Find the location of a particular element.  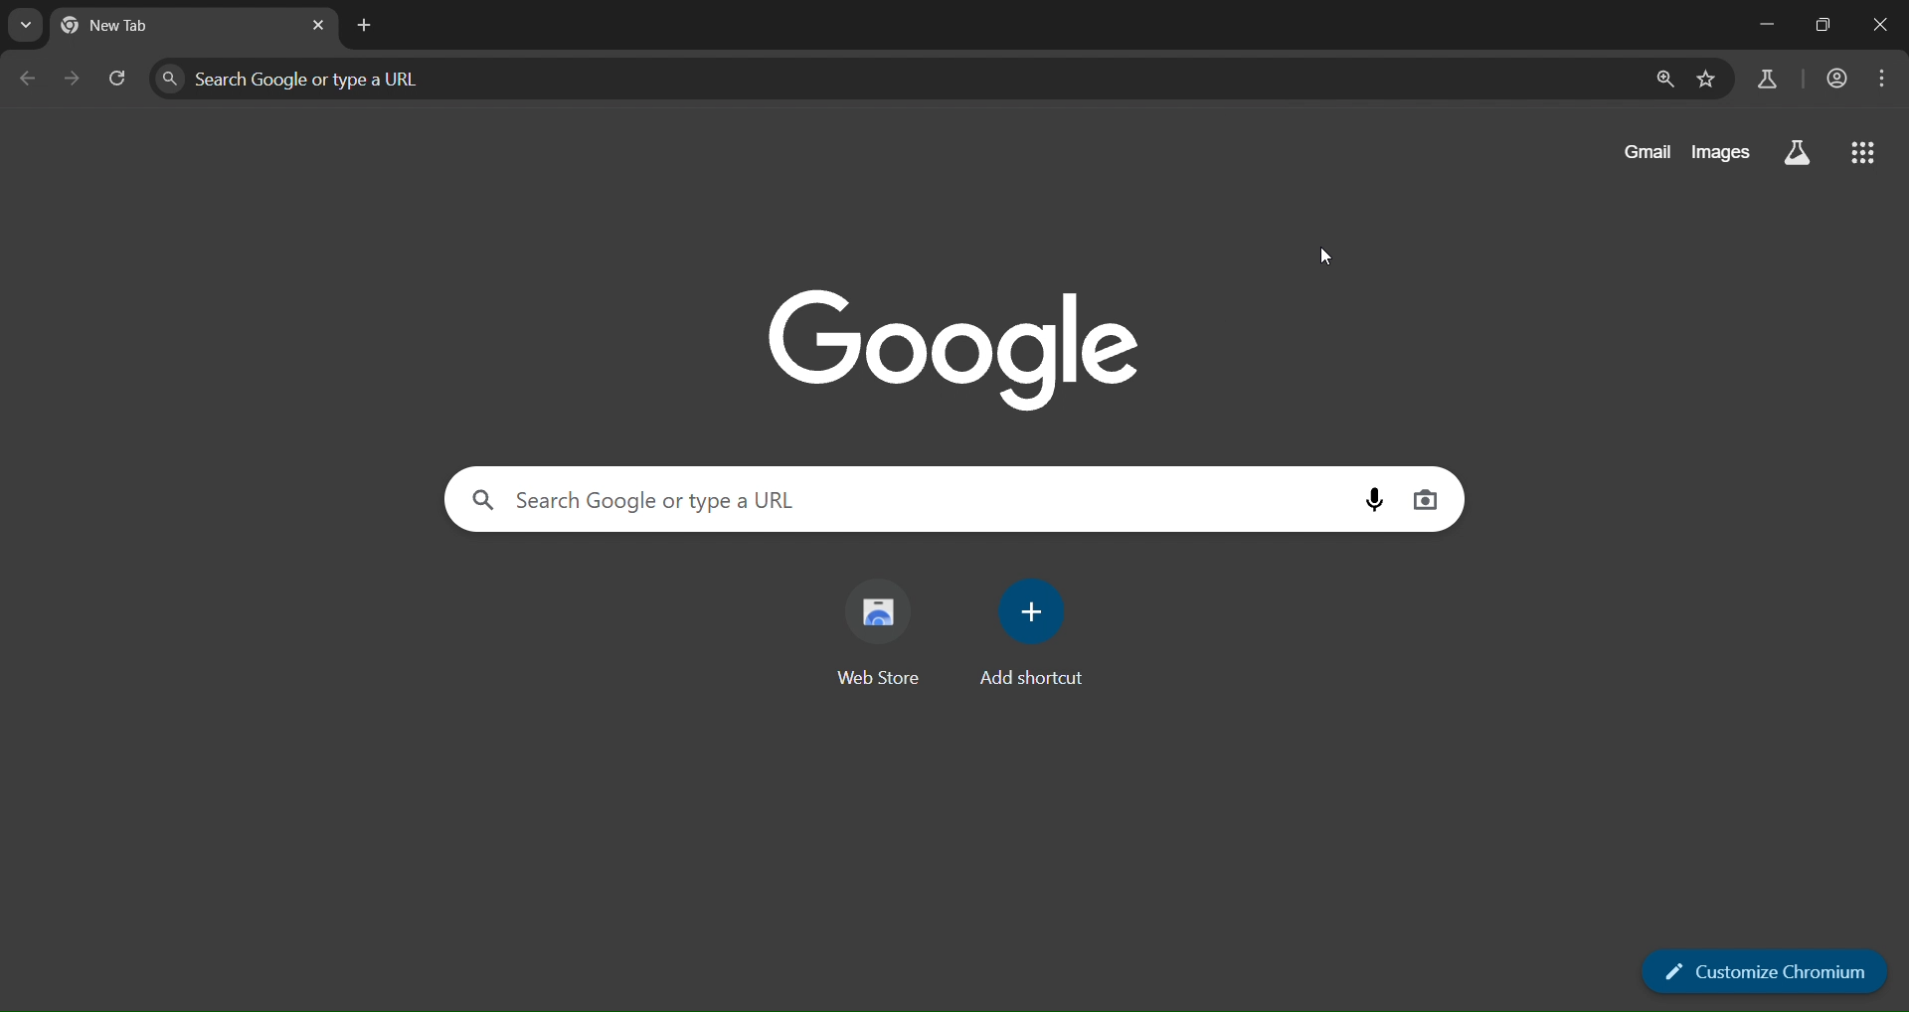

Search Google or type a URL is located at coordinates (631, 499).